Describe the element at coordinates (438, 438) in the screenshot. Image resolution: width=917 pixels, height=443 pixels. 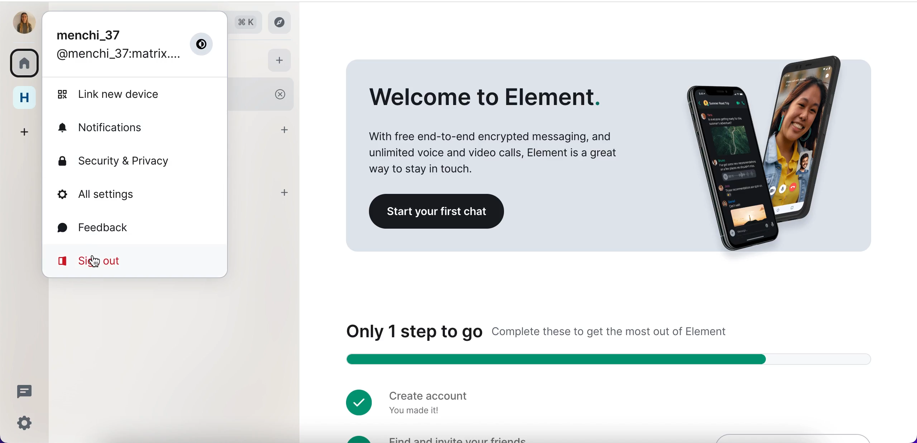
I see `find and invite your friends` at that location.